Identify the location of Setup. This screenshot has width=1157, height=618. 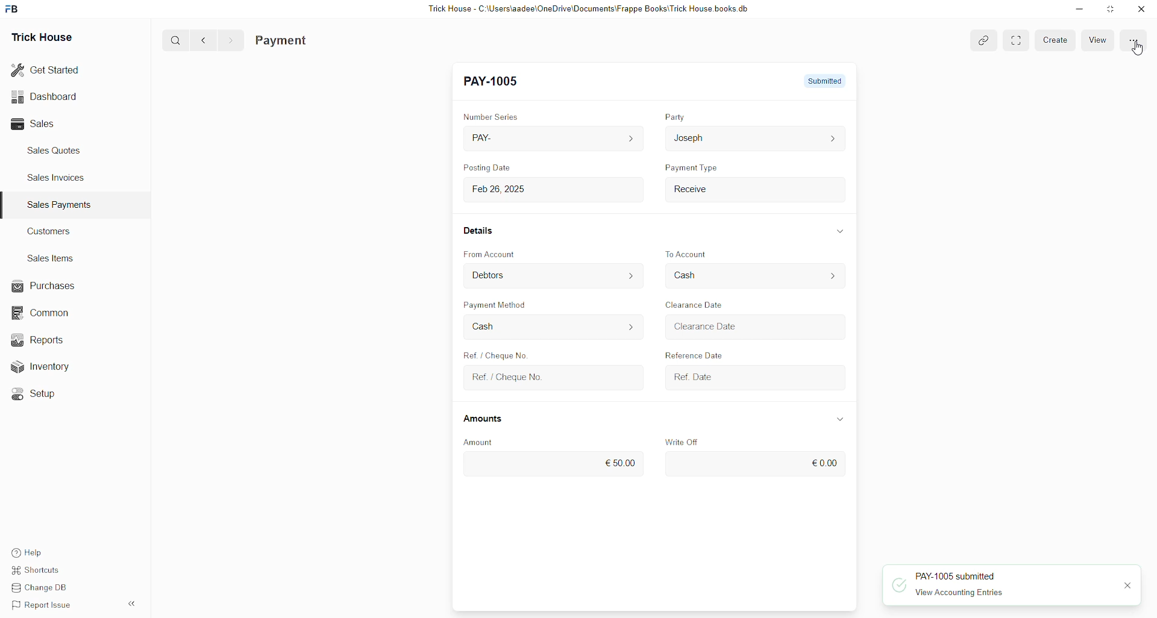
(39, 396).